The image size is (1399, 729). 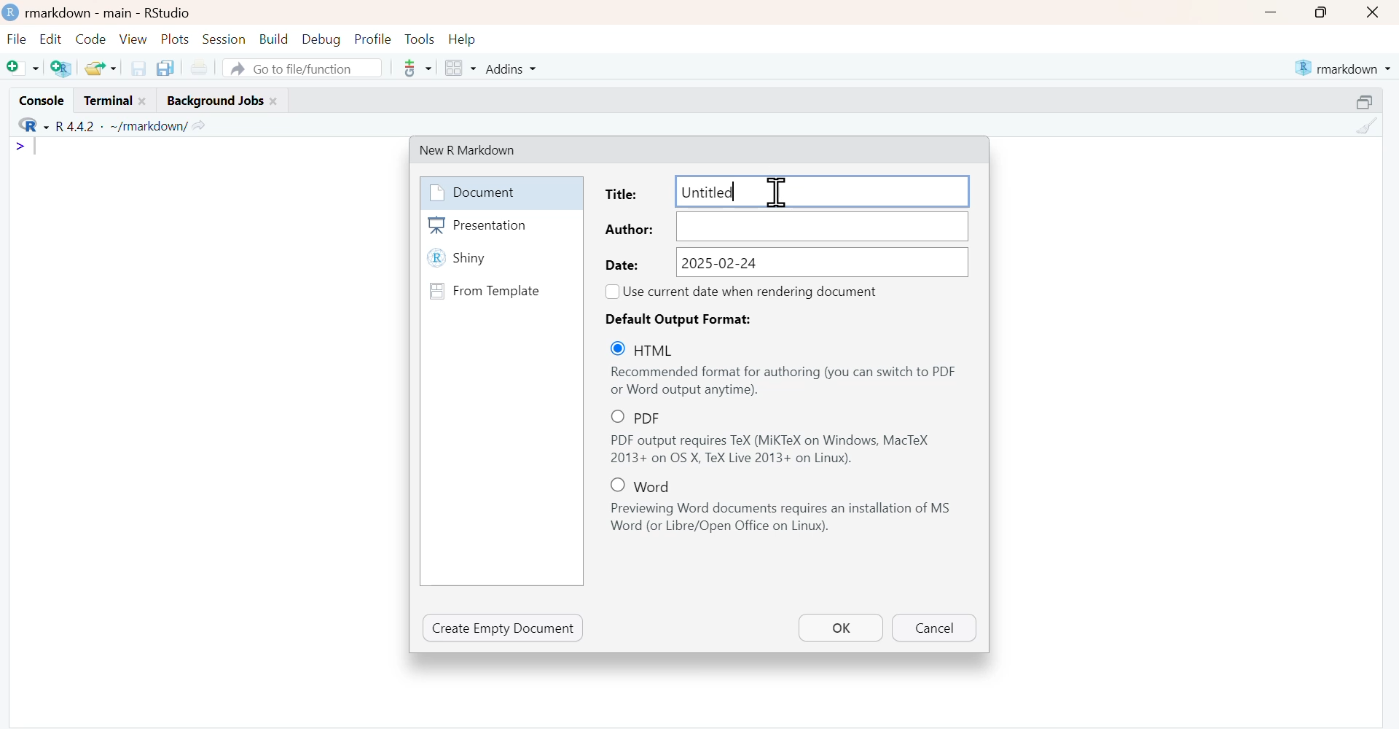 I want to click on maximize, so click(x=1365, y=101).